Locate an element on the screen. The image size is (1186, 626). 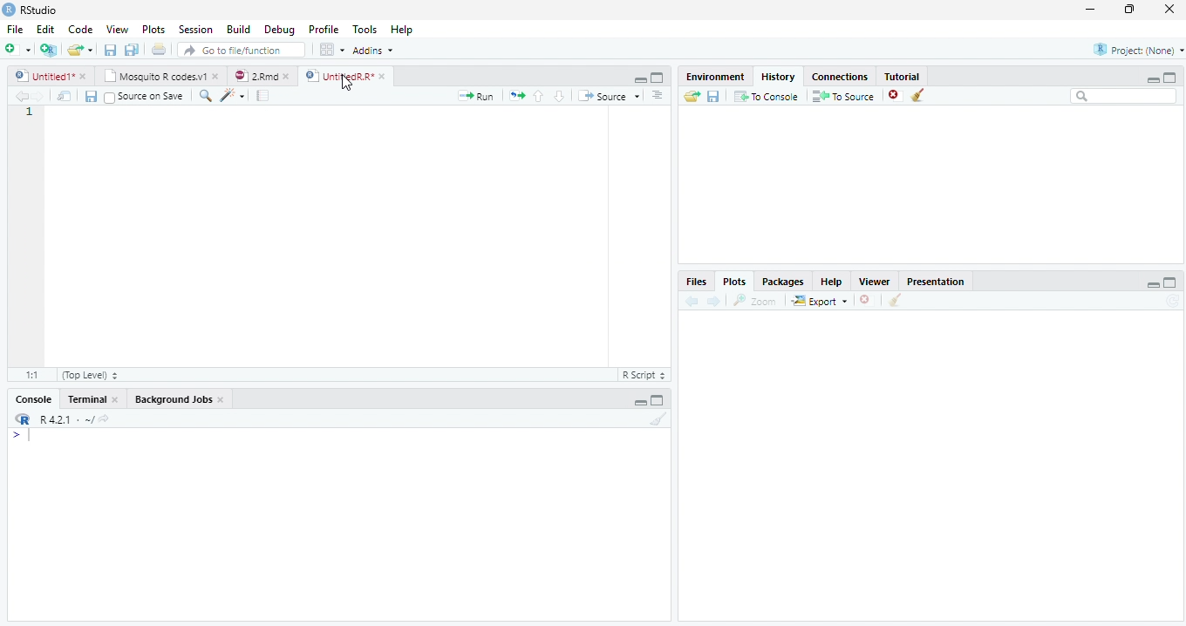
R 4.2.1 is located at coordinates (61, 420).